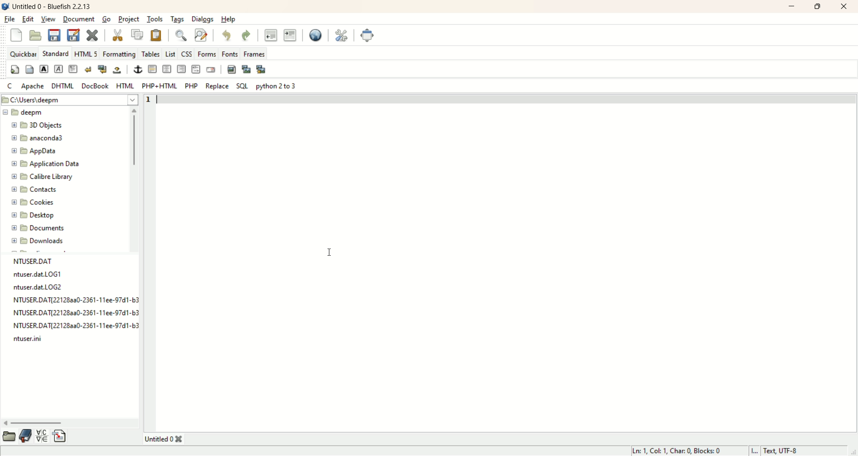 The image size is (858, 456). What do you see at coordinates (318, 35) in the screenshot?
I see `preview in brouse` at bounding box center [318, 35].